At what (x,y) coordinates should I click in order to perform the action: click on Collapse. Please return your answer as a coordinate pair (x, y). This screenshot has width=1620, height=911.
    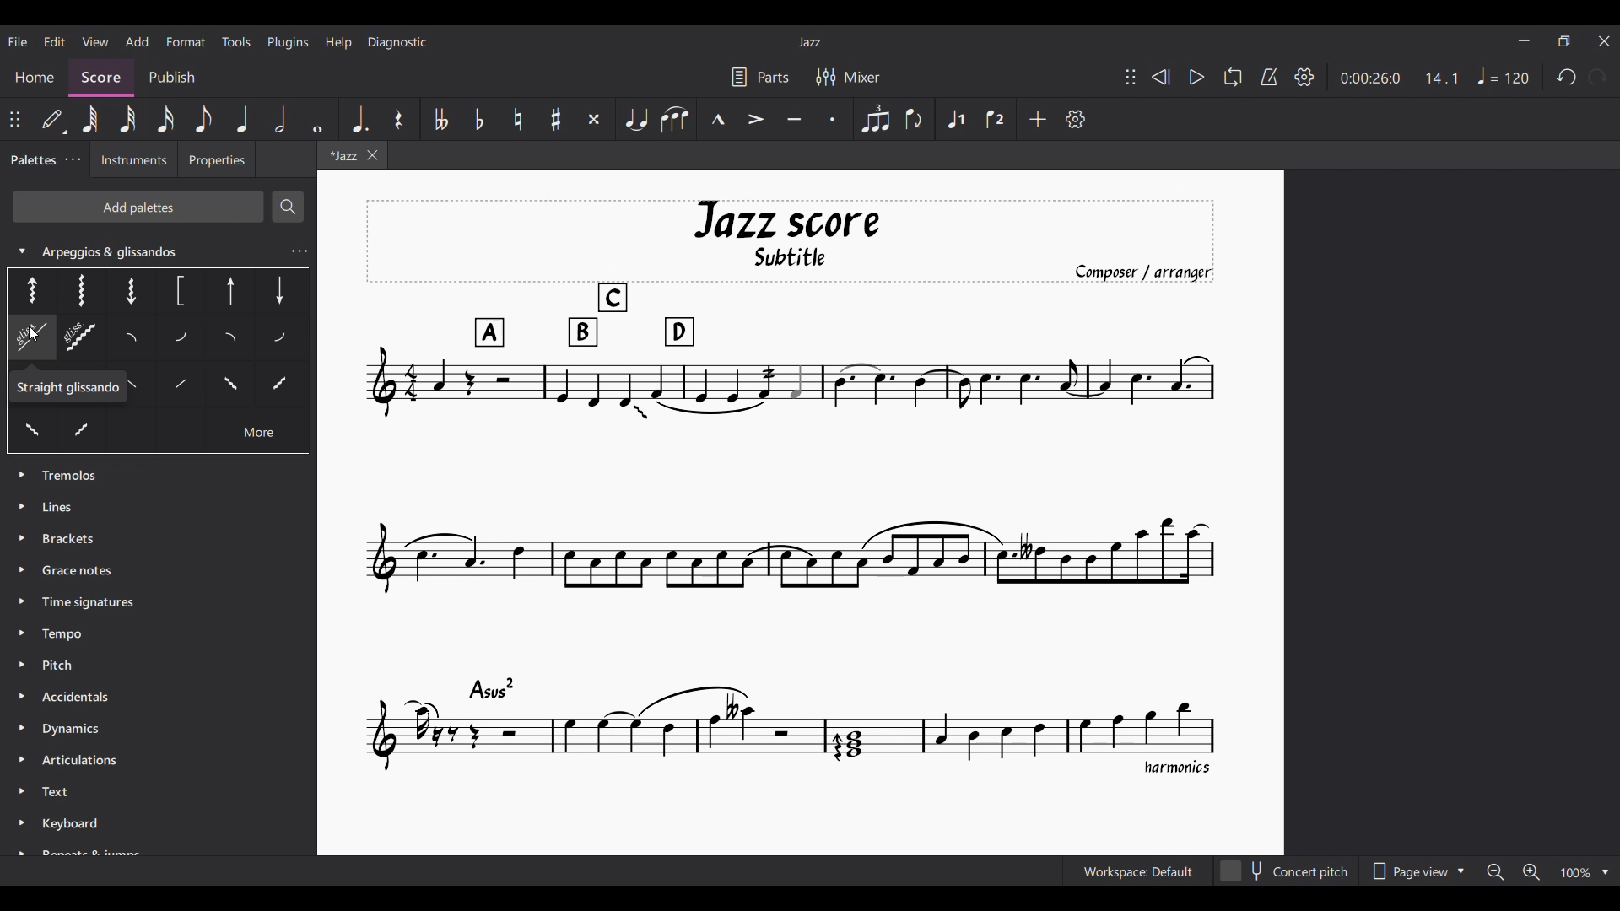
    Looking at the image, I should click on (21, 251).